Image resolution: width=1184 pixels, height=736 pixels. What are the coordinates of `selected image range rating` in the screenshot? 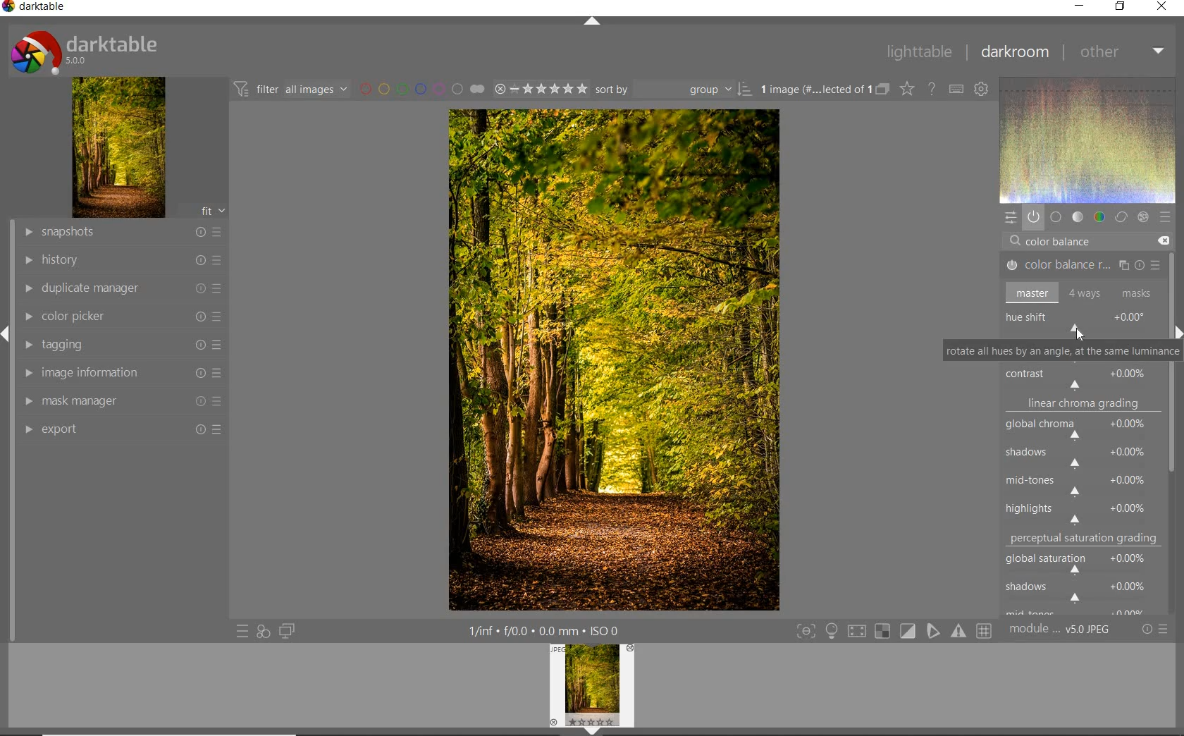 It's located at (541, 90).